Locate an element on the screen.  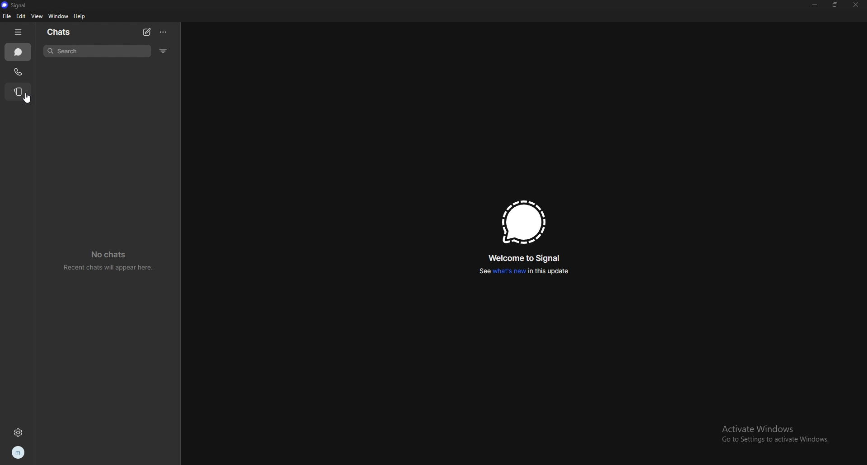
new chat is located at coordinates (148, 32).